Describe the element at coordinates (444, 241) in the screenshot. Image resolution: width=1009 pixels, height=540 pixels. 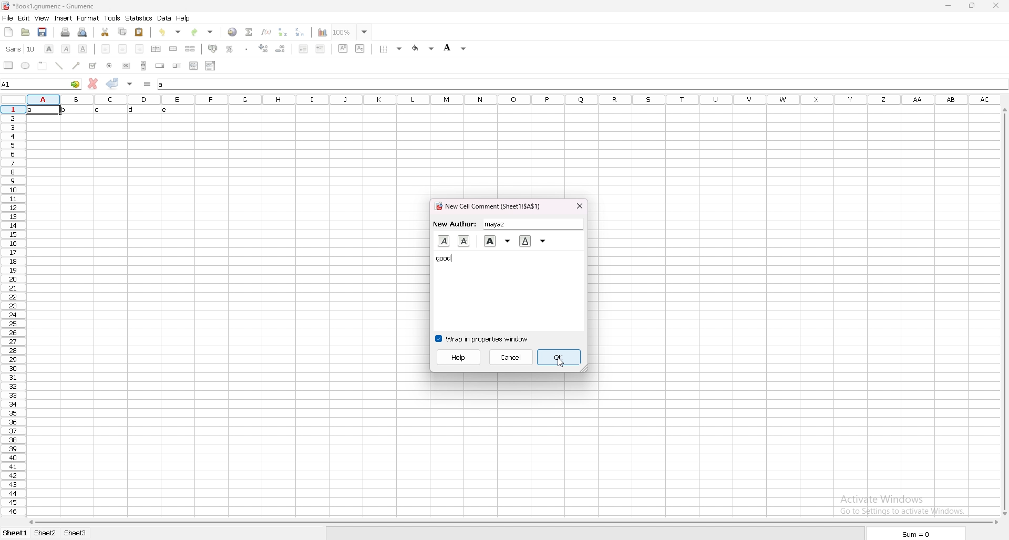
I see `italic` at that location.